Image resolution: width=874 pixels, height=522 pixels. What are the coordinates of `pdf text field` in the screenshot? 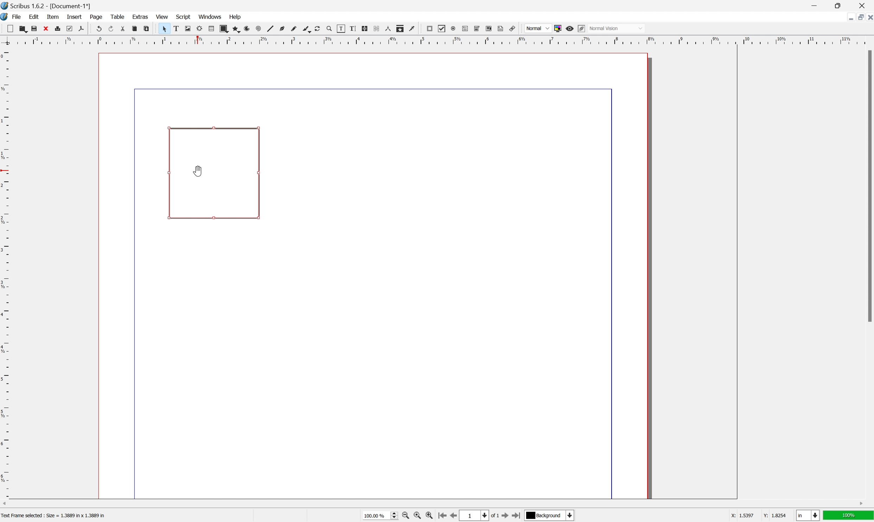 It's located at (465, 29).